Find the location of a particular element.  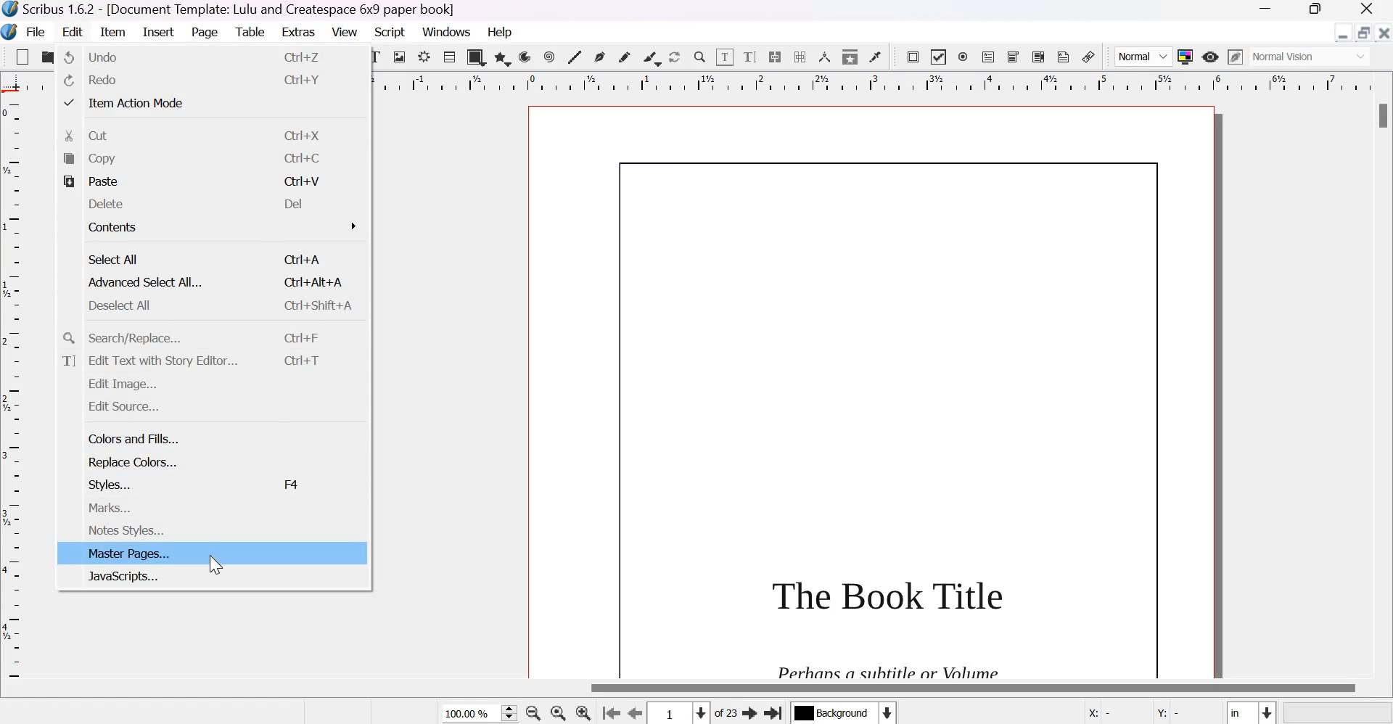

tick is located at coordinates (68, 102).